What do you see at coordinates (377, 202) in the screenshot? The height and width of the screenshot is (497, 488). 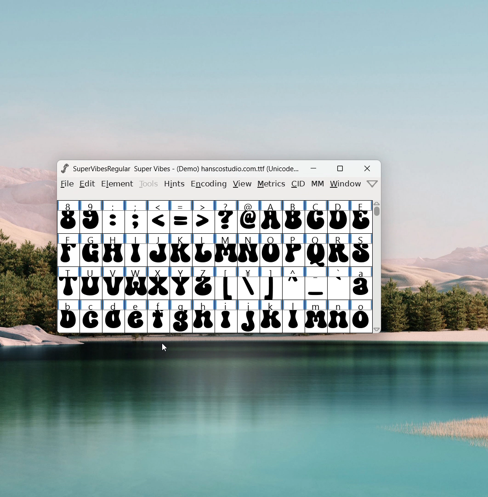 I see `scroll up` at bounding box center [377, 202].